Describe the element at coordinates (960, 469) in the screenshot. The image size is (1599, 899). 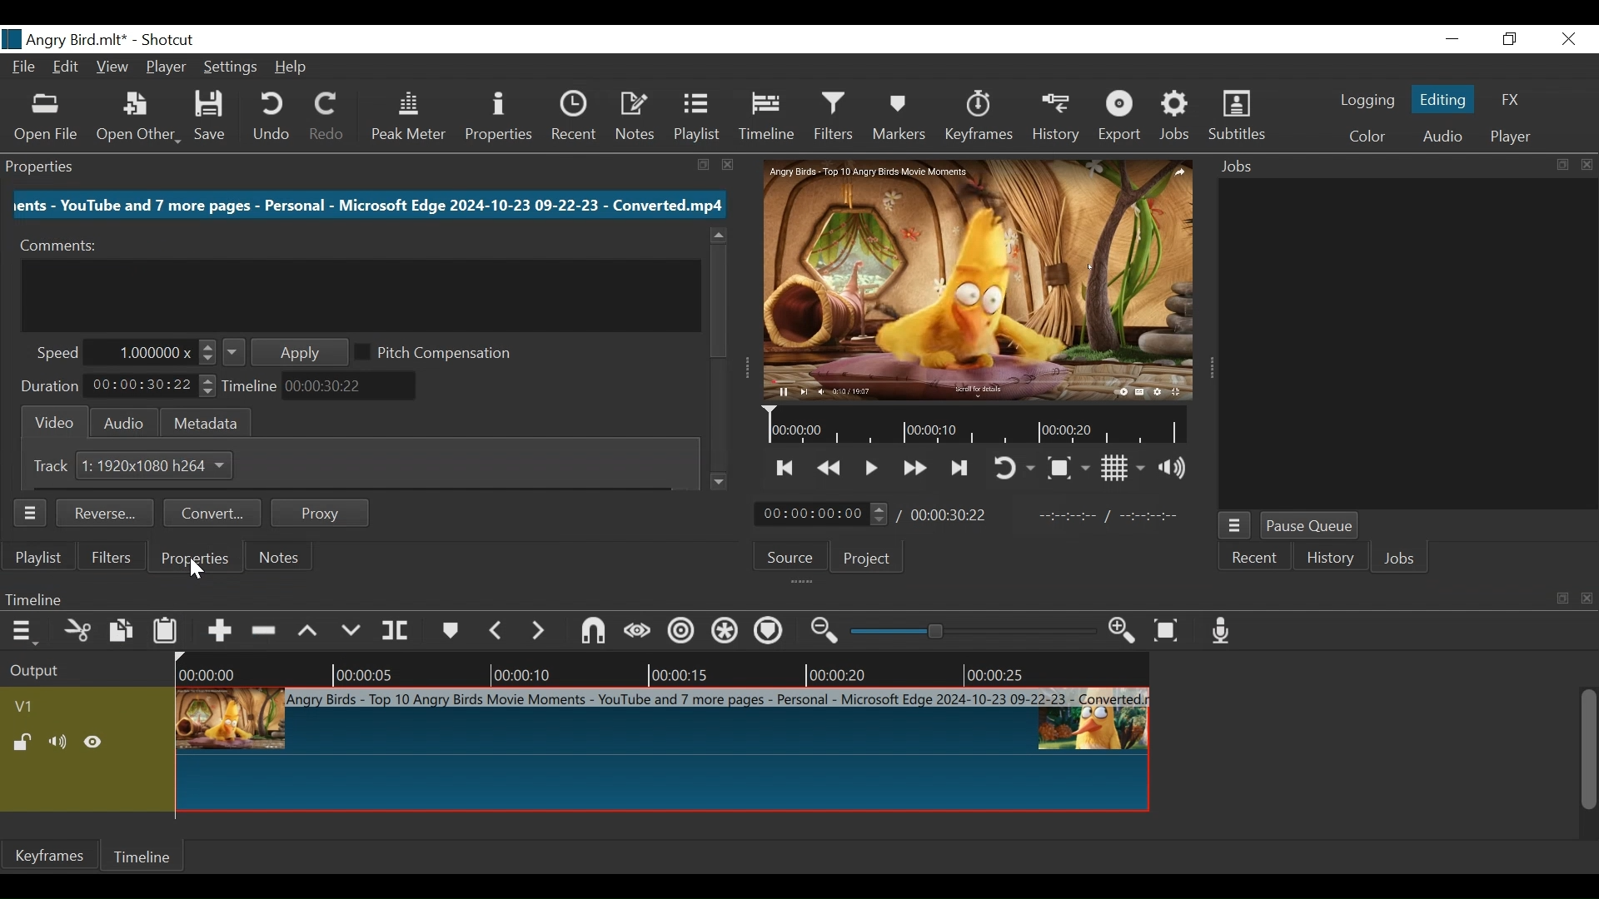
I see `Skip to the next point` at that location.